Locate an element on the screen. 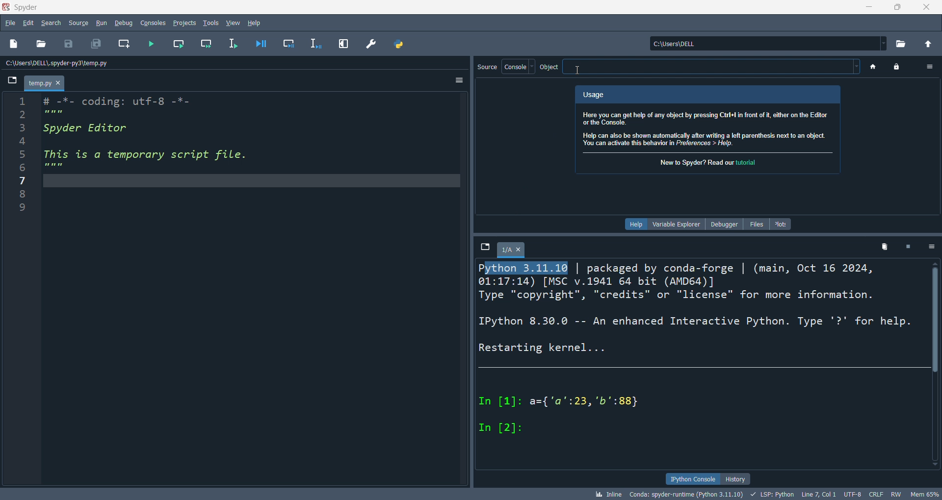 This screenshot has width=942, height=500. files is located at coordinates (754, 223).